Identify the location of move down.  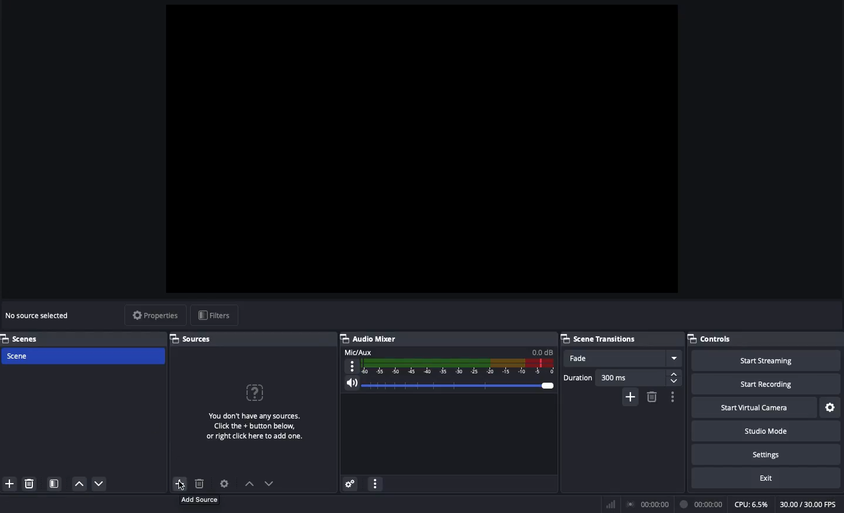
(103, 482).